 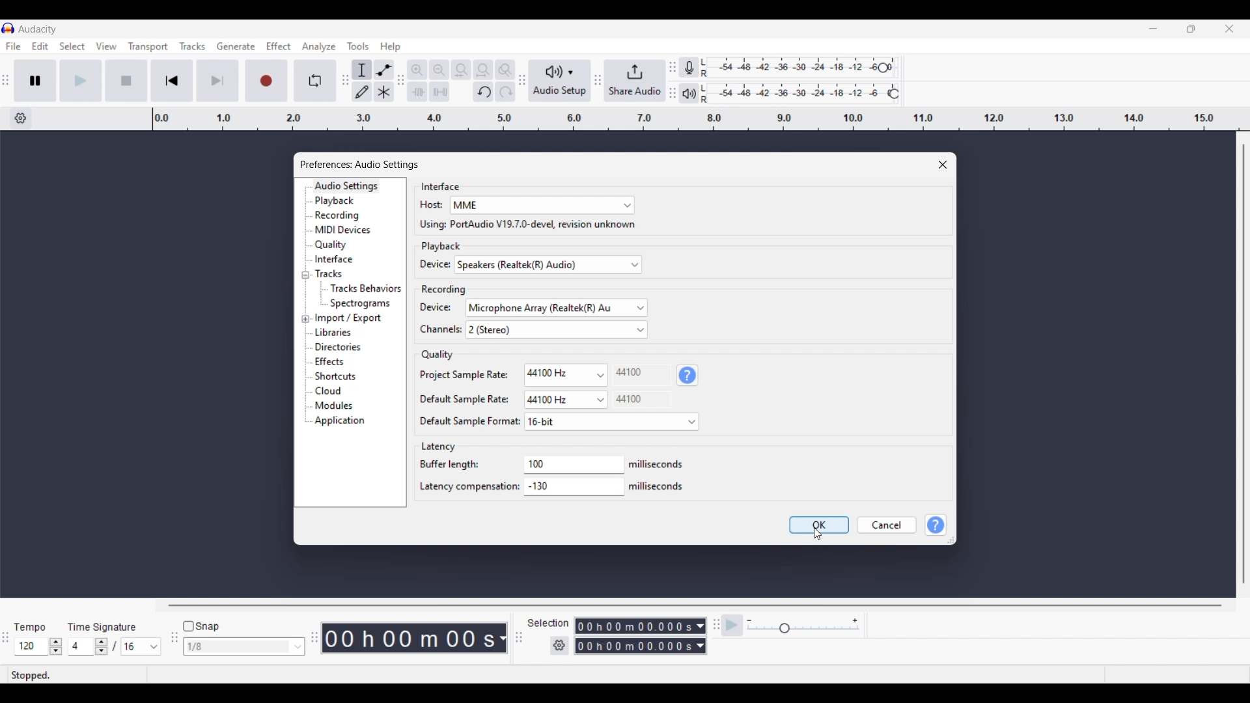 I want to click on Trim audio outside selection, so click(x=417, y=91).